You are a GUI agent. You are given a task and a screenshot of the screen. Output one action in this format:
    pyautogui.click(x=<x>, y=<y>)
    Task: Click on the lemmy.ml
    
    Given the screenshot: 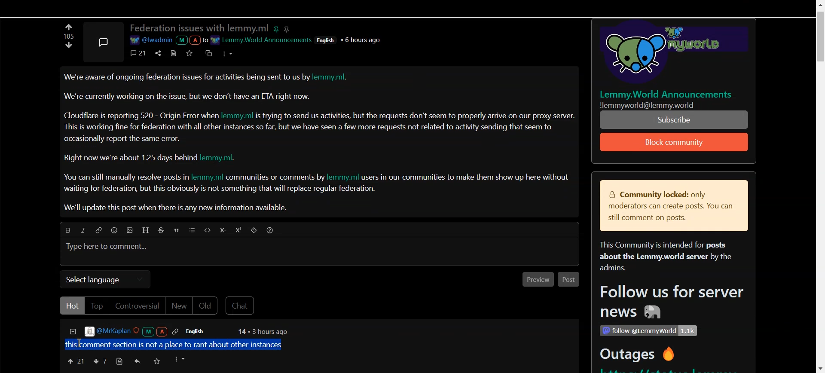 What is the action you would take?
    pyautogui.click(x=344, y=177)
    